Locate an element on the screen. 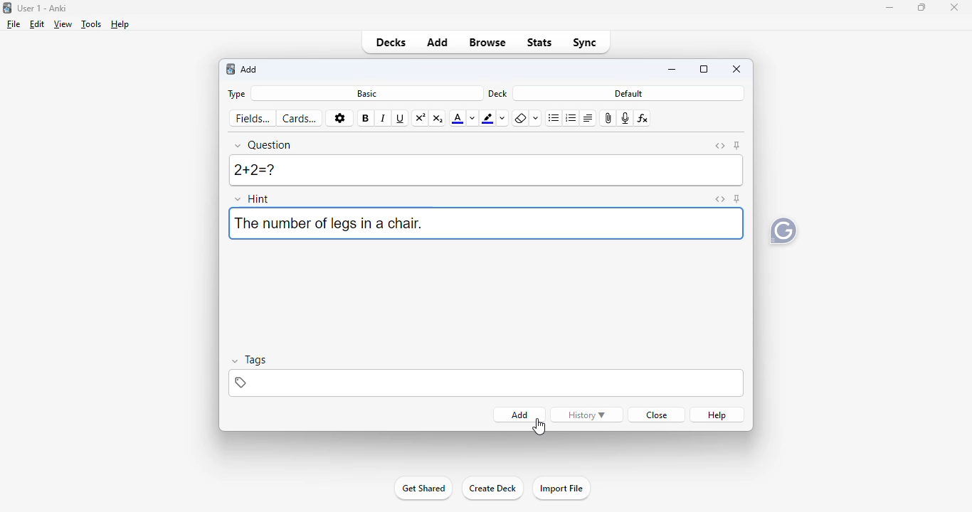  tags is located at coordinates (486, 383).